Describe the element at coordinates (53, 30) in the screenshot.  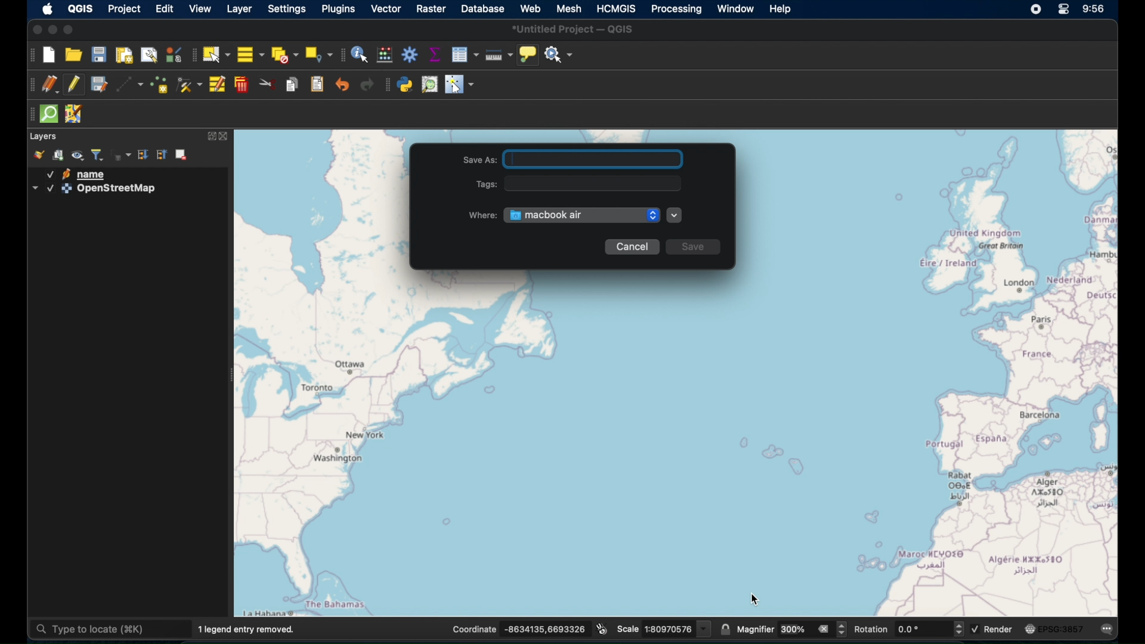
I see `minimize` at that location.